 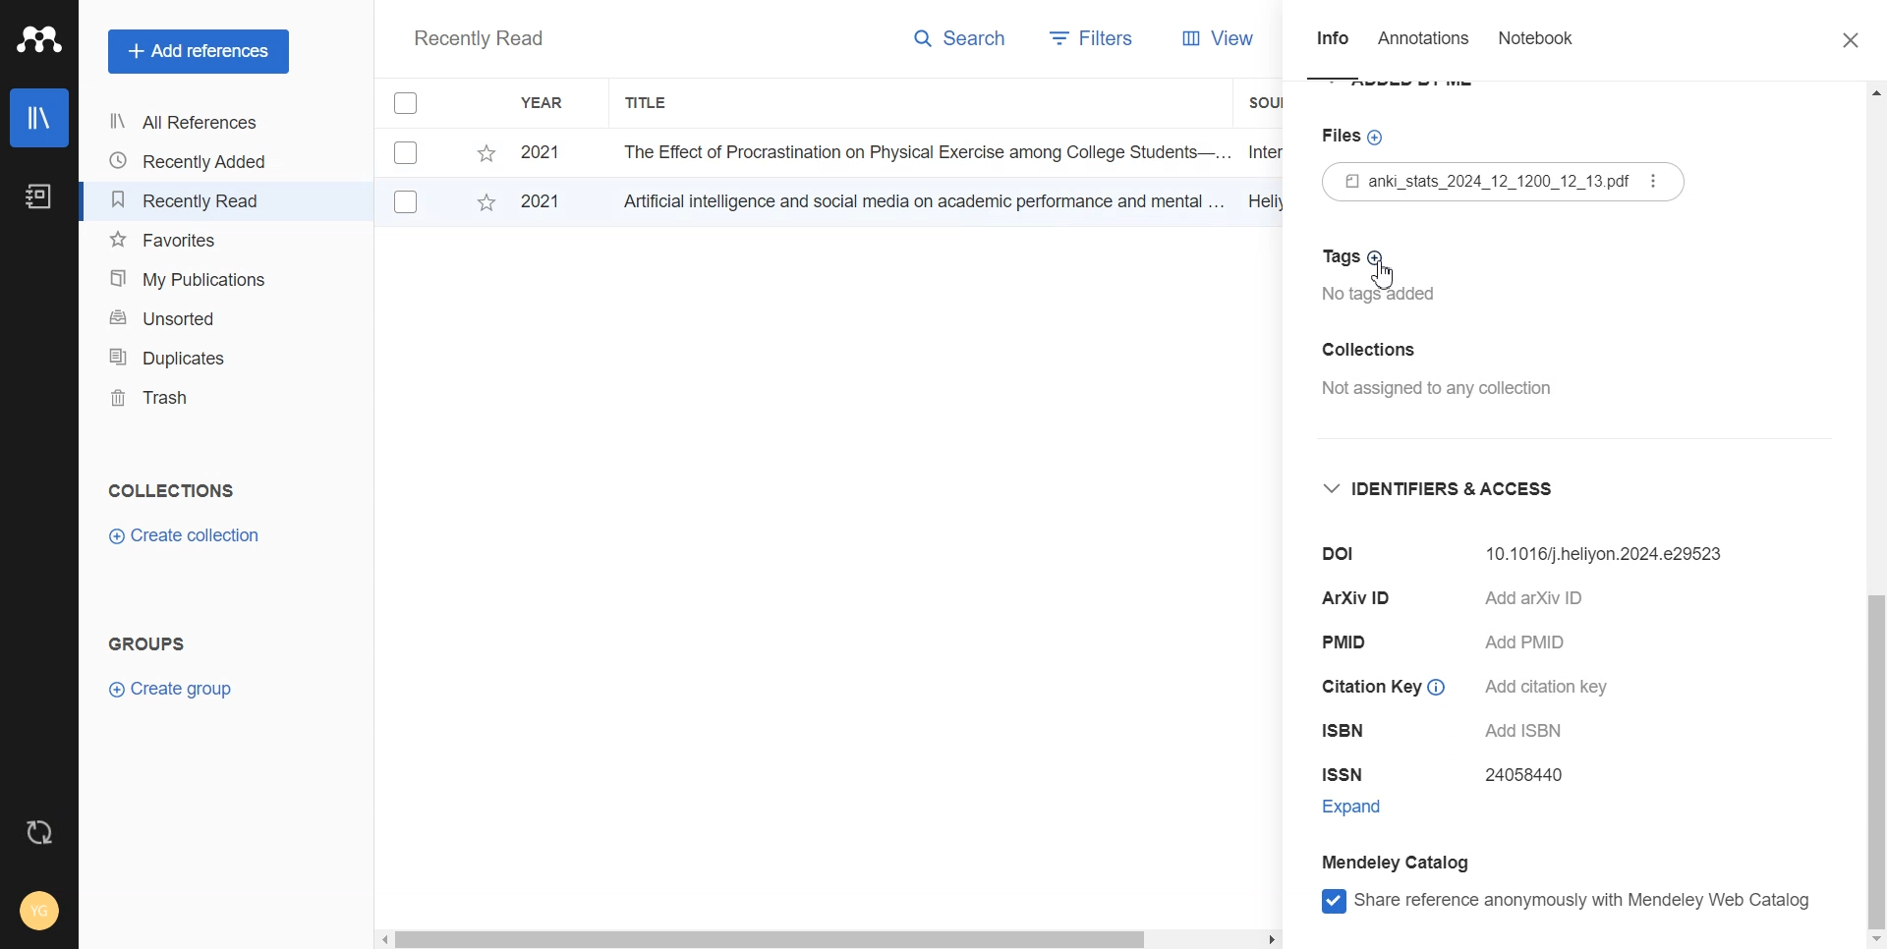 I want to click on ISBN Add ISBN, so click(x=1448, y=734).